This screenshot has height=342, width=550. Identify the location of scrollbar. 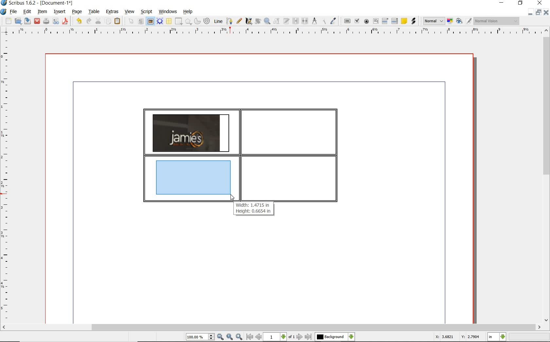
(271, 327).